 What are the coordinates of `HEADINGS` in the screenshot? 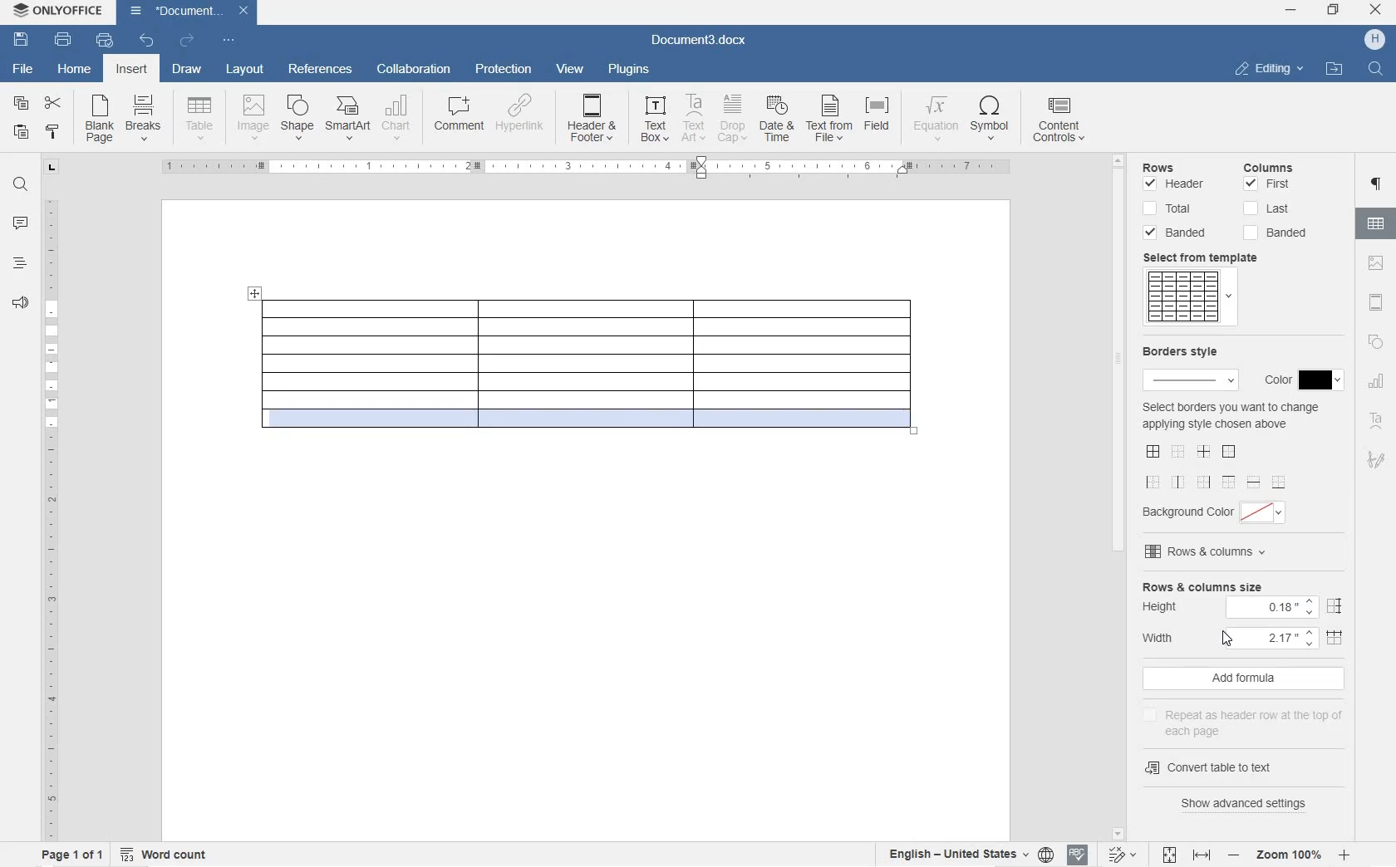 It's located at (17, 264).